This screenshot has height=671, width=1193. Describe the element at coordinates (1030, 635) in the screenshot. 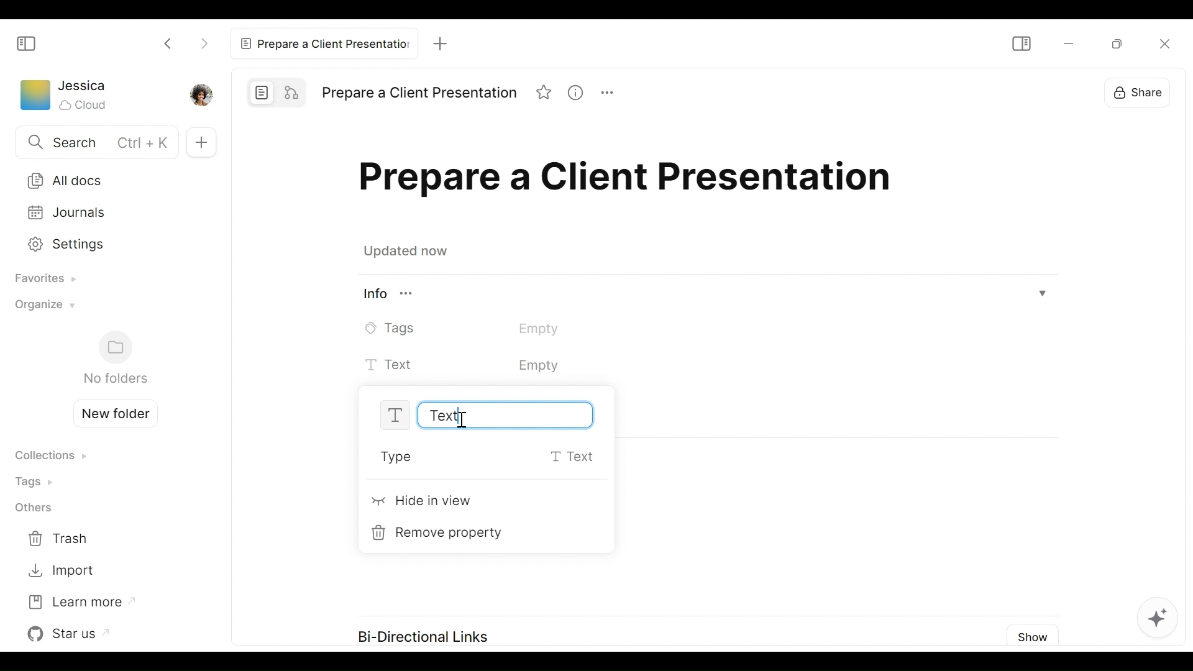

I see `Show` at that location.